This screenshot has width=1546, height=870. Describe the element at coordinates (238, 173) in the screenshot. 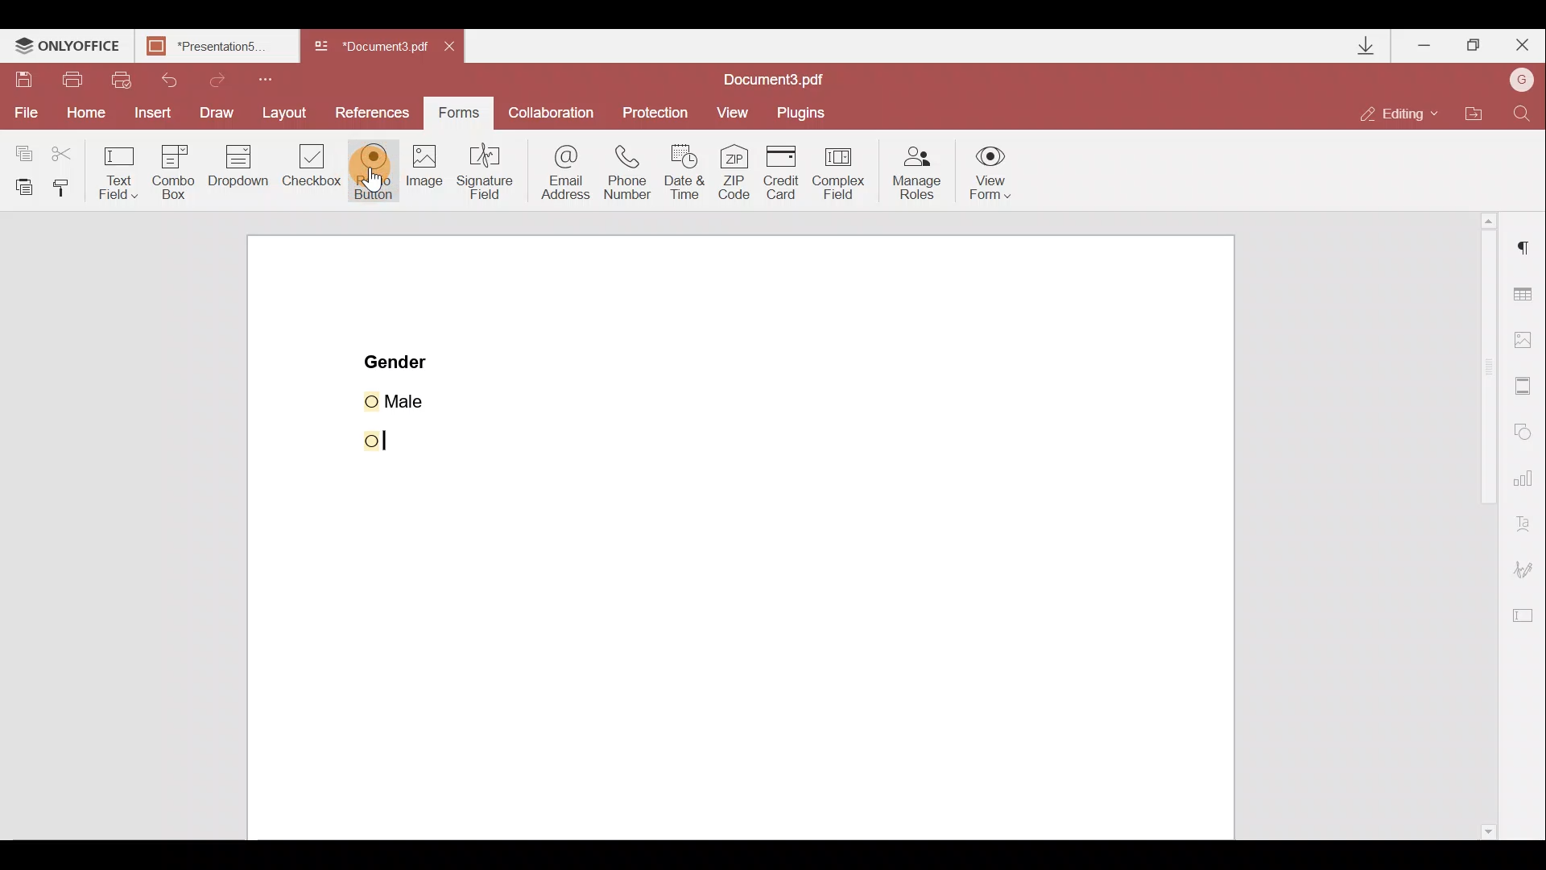

I see `Dropdown` at that location.